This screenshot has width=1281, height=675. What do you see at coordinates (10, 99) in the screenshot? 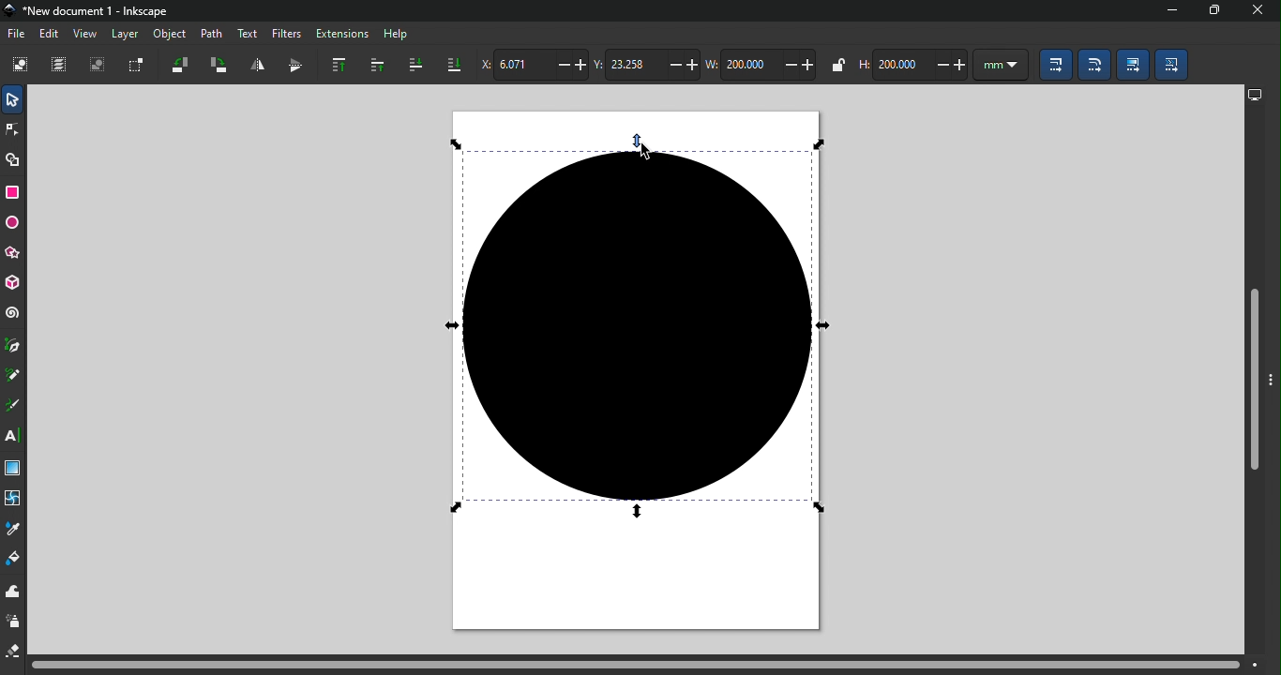
I see `Selector tool` at bounding box center [10, 99].